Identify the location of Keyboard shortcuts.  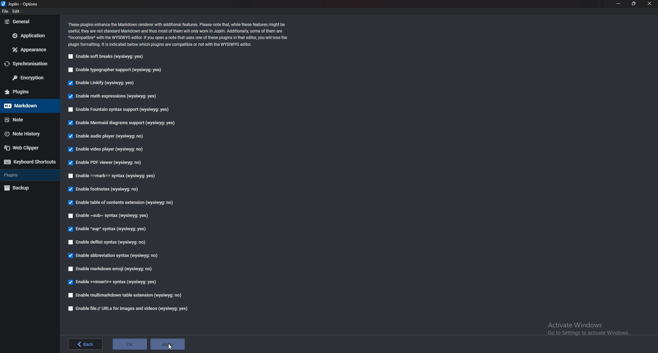
(30, 162).